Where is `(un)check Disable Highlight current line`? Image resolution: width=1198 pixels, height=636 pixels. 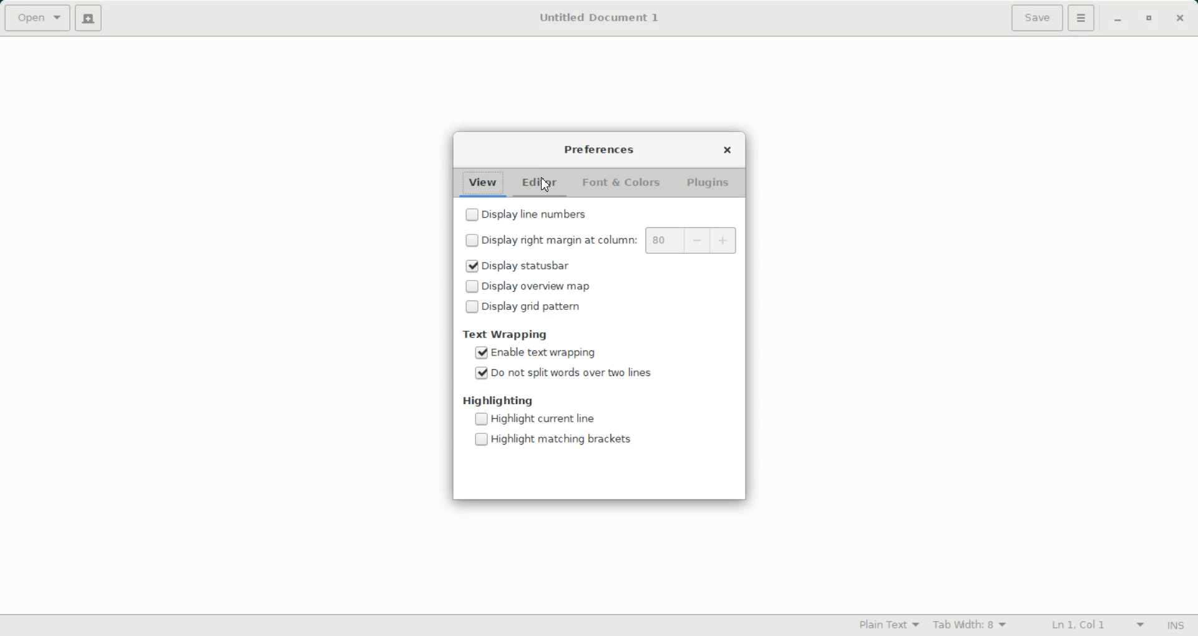 (un)check Disable Highlight current line is located at coordinates (541, 419).